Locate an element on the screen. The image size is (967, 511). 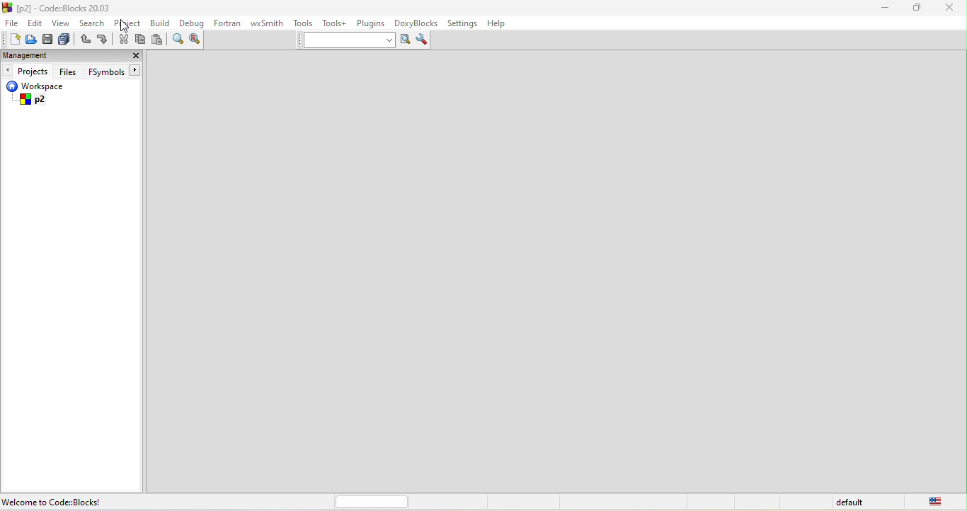
close is located at coordinates (949, 11).